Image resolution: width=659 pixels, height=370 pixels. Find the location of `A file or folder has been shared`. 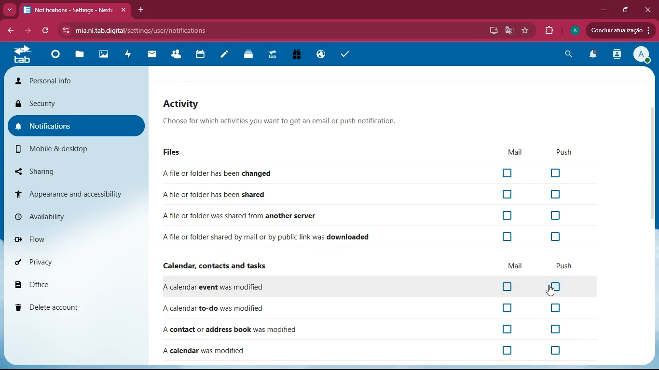

A file or folder has been shared is located at coordinates (213, 195).